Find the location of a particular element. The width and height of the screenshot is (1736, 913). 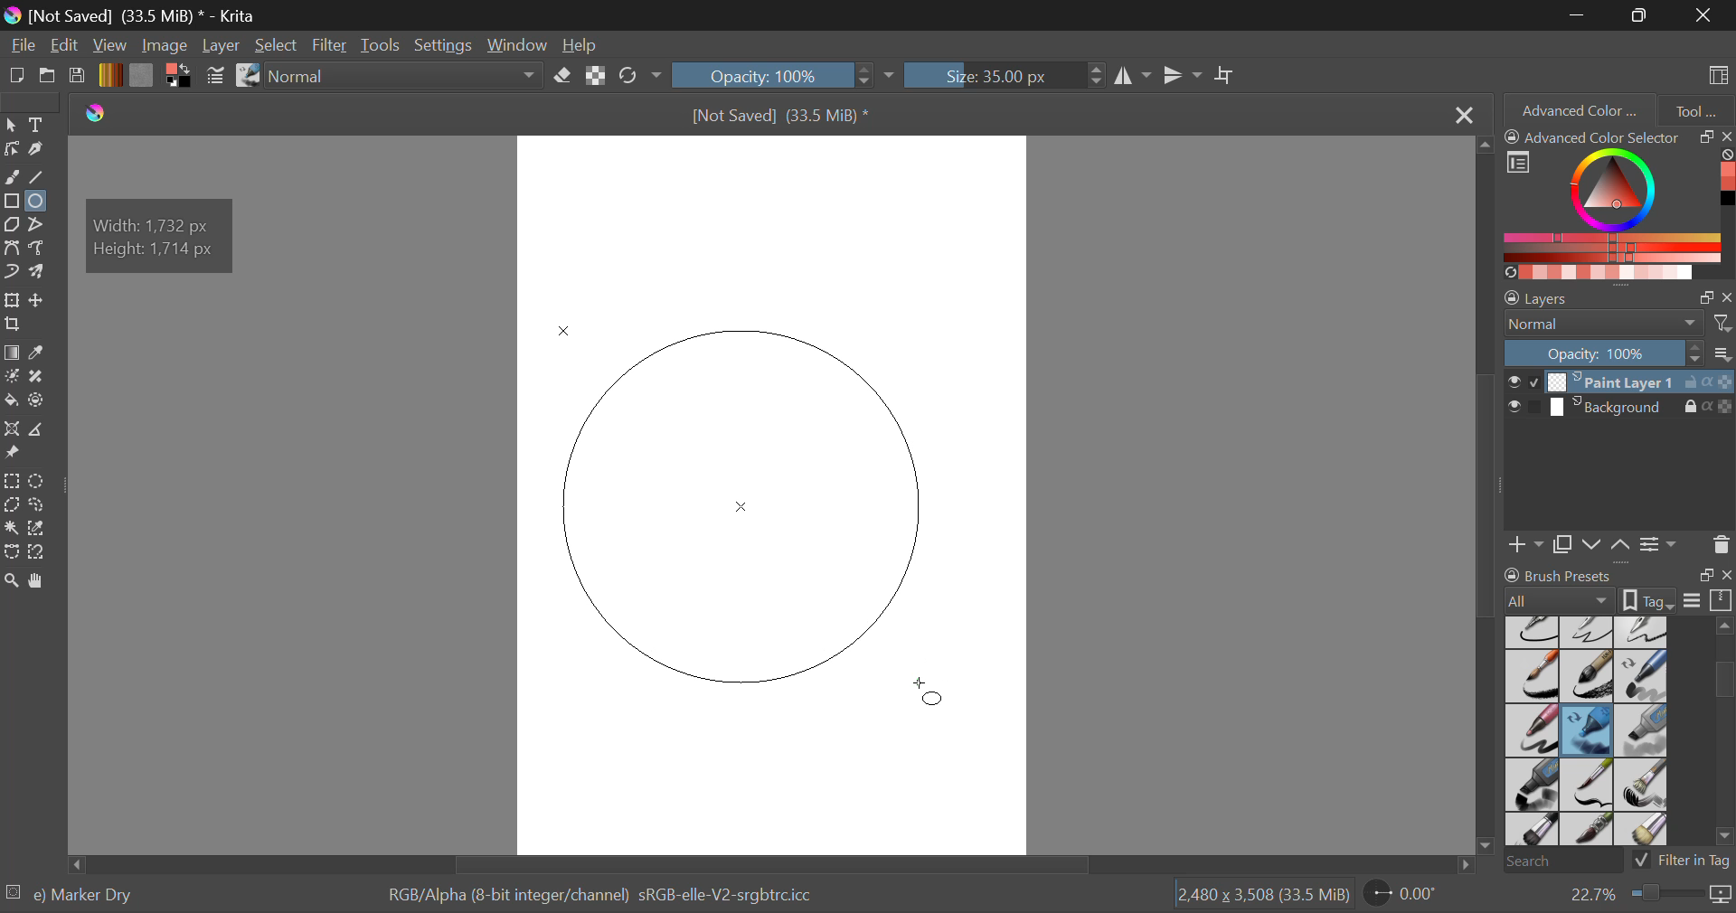

Fill is located at coordinates (11, 398).